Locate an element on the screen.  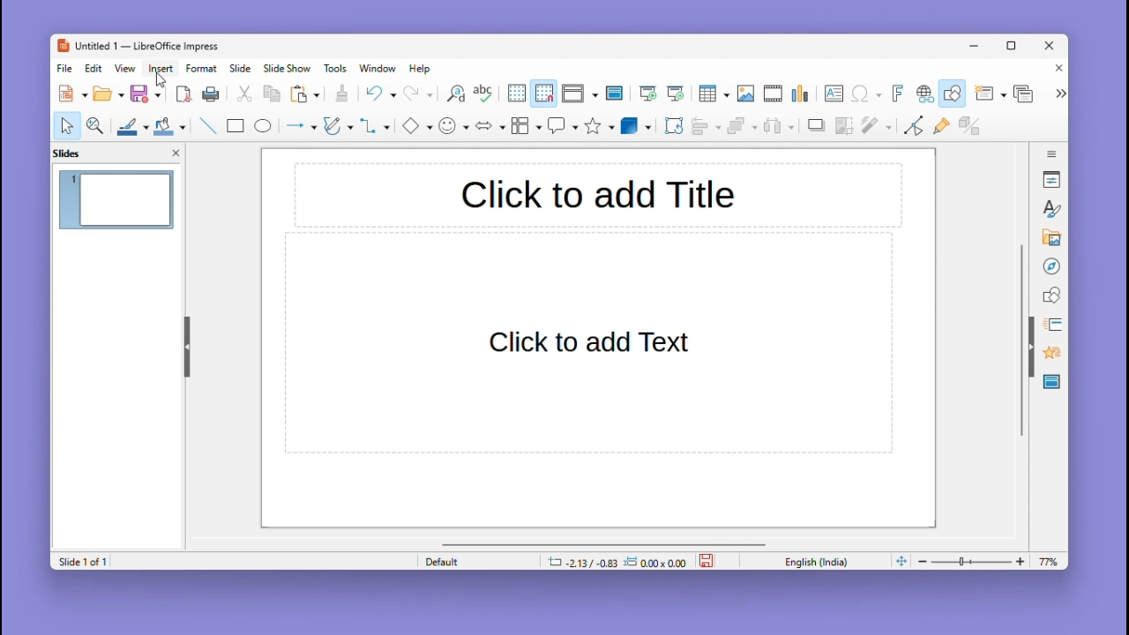
Align is located at coordinates (706, 126).